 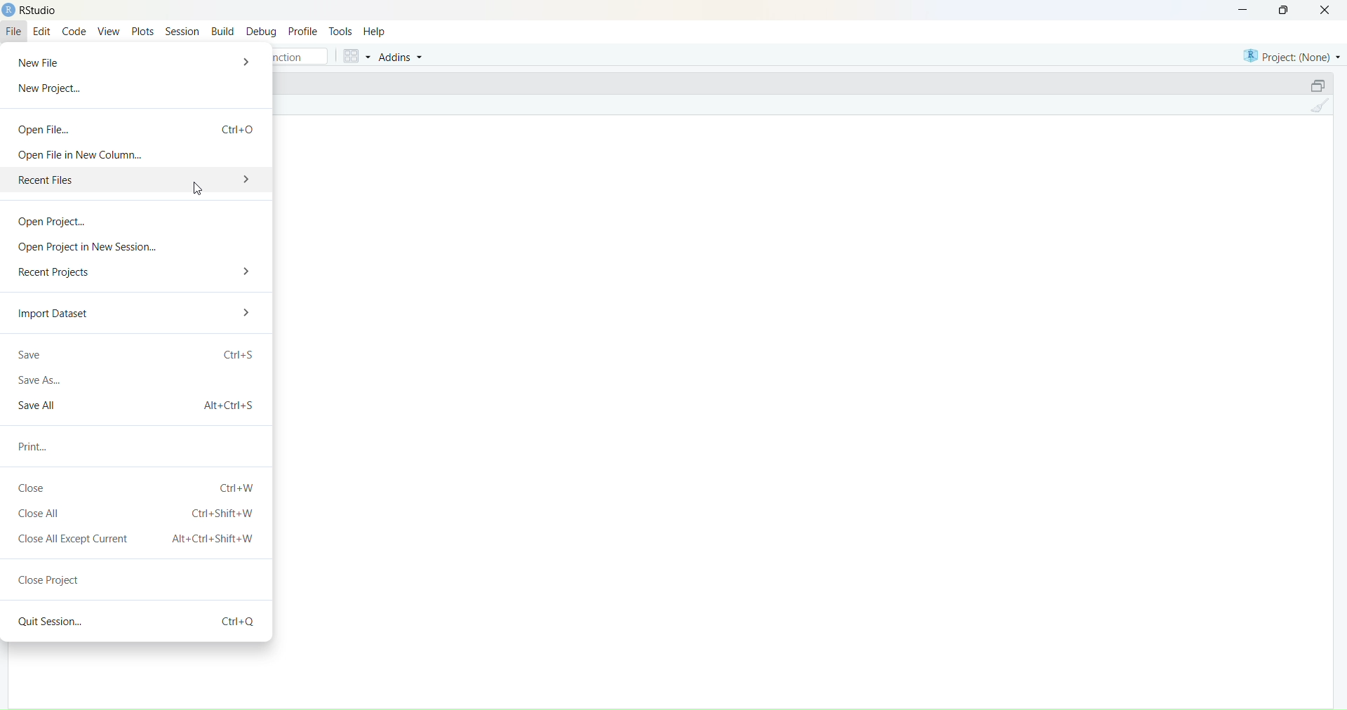 What do you see at coordinates (109, 32) in the screenshot?
I see `View` at bounding box center [109, 32].